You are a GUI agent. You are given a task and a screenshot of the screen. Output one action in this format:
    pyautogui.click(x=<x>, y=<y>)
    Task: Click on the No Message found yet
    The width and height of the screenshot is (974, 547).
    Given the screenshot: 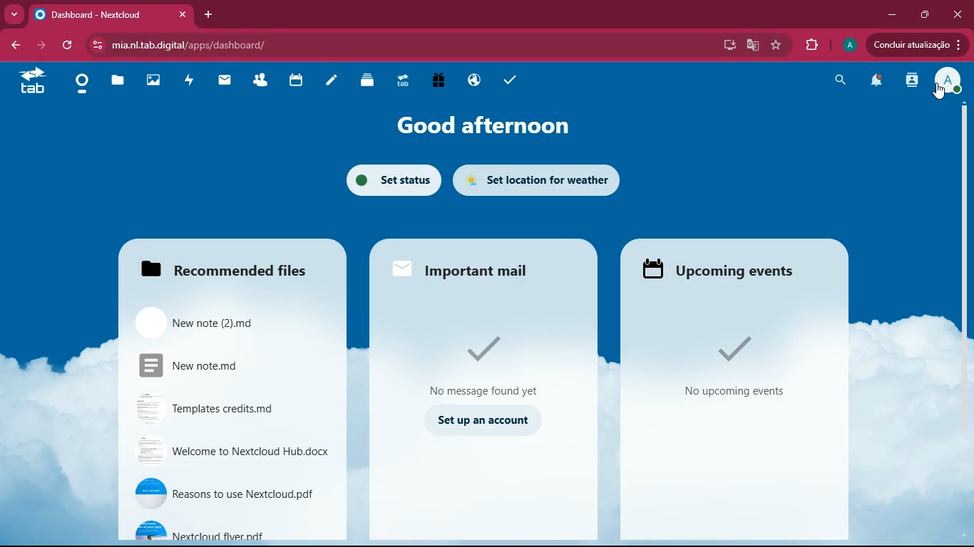 What is the action you would take?
    pyautogui.click(x=485, y=363)
    